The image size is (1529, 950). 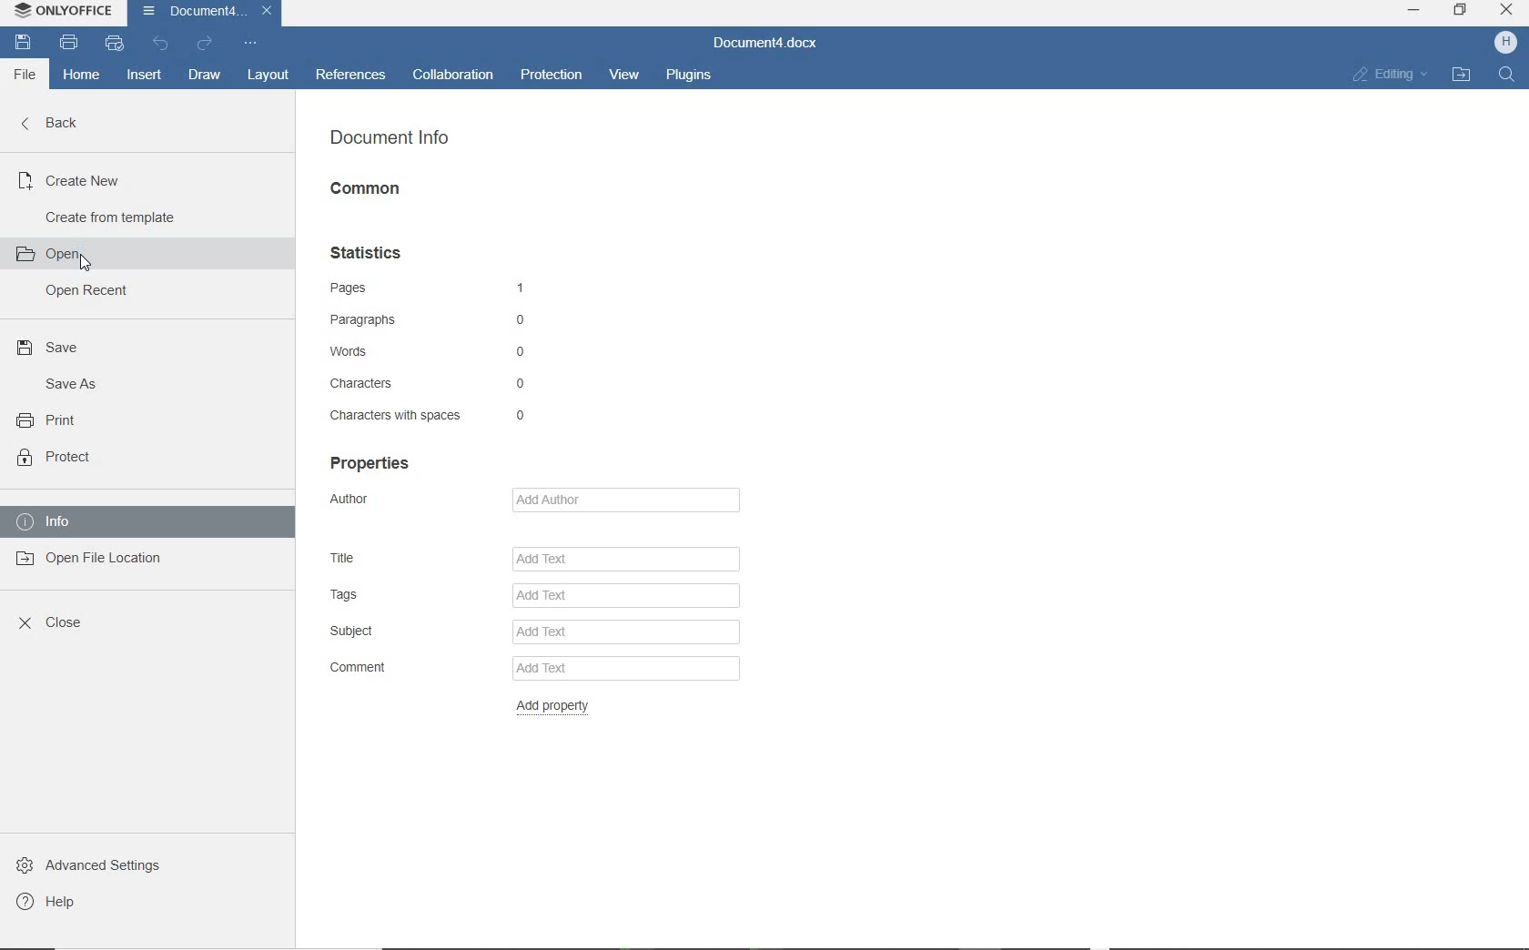 I want to click on EDITING, so click(x=1392, y=74).